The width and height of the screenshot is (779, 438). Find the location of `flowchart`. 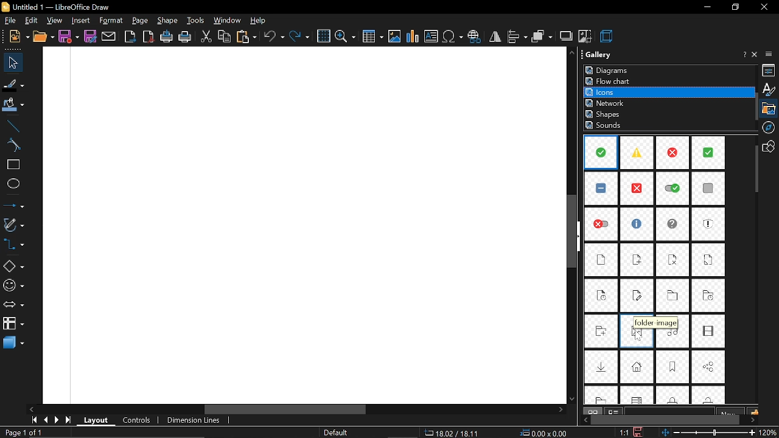

flowchart is located at coordinates (12, 324).